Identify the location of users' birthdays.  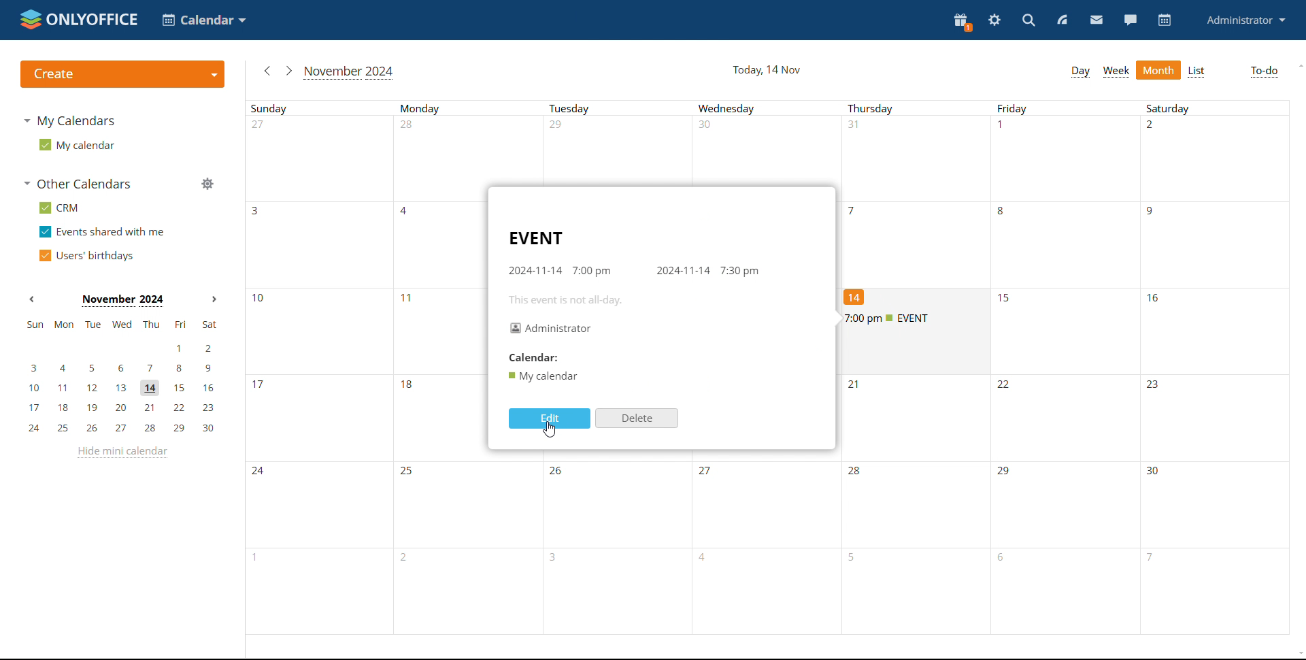
(84, 256).